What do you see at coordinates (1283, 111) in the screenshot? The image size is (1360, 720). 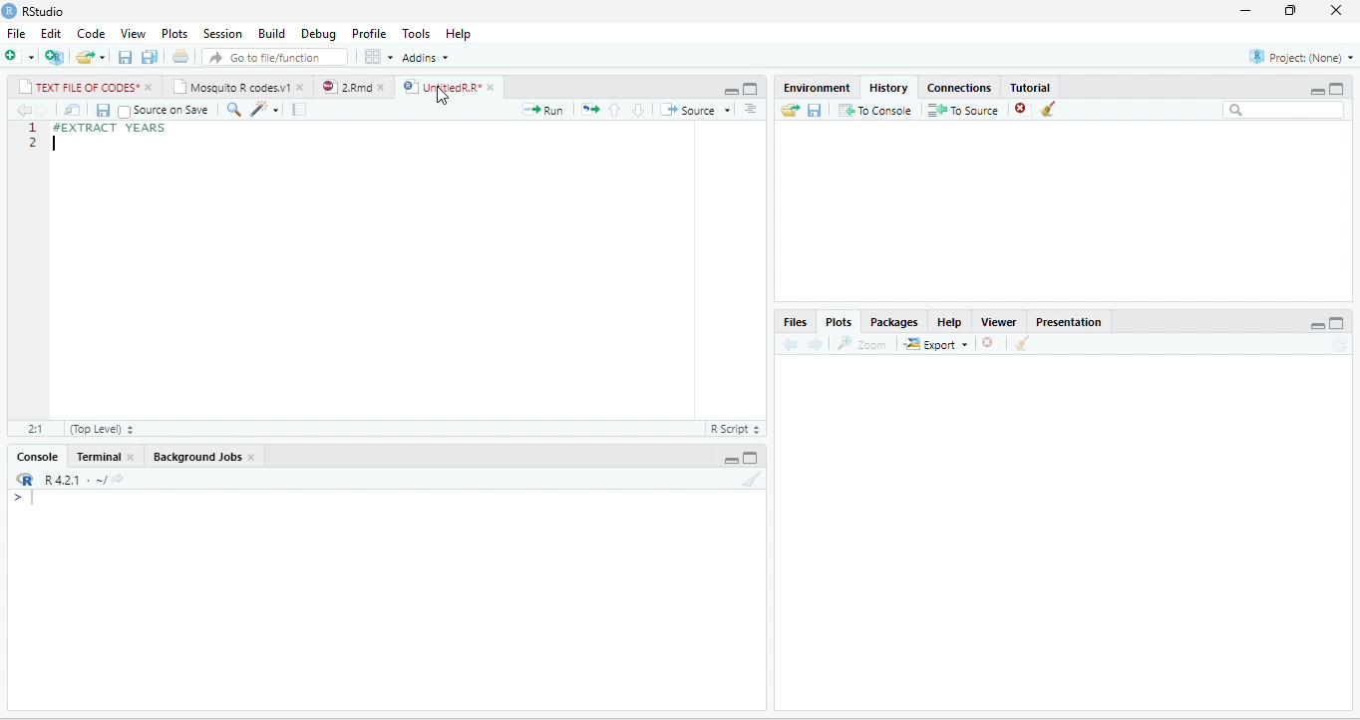 I see `search bar` at bounding box center [1283, 111].